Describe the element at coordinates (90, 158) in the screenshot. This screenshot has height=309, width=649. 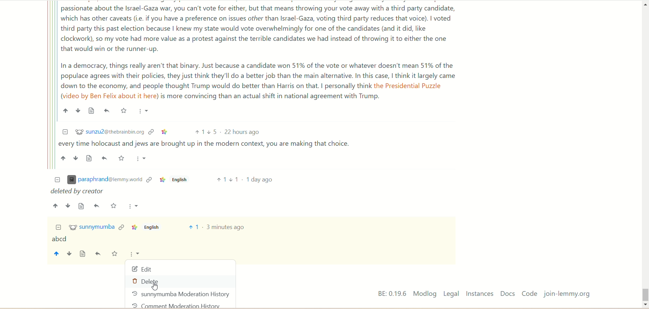
I see `Source` at that location.